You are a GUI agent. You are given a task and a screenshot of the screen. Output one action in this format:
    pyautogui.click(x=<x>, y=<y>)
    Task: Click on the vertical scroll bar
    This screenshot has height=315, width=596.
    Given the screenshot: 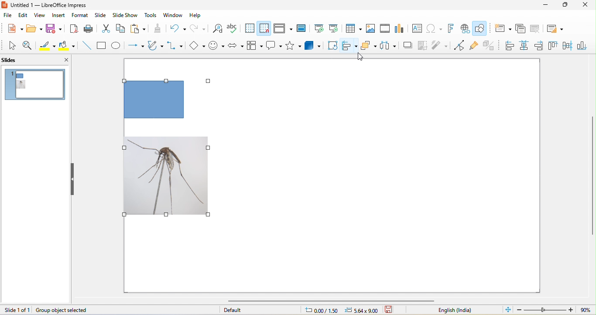 What is the action you would take?
    pyautogui.click(x=592, y=176)
    